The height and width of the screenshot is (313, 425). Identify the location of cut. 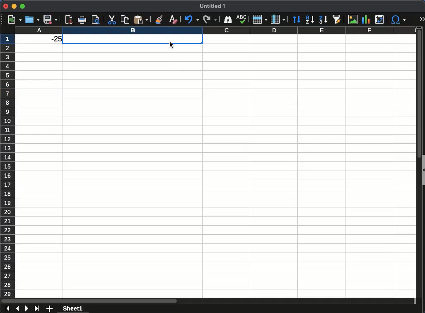
(111, 19).